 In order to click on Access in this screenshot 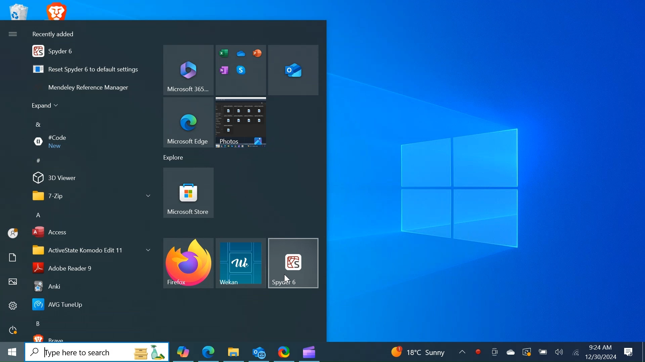, I will do `click(90, 232)`.